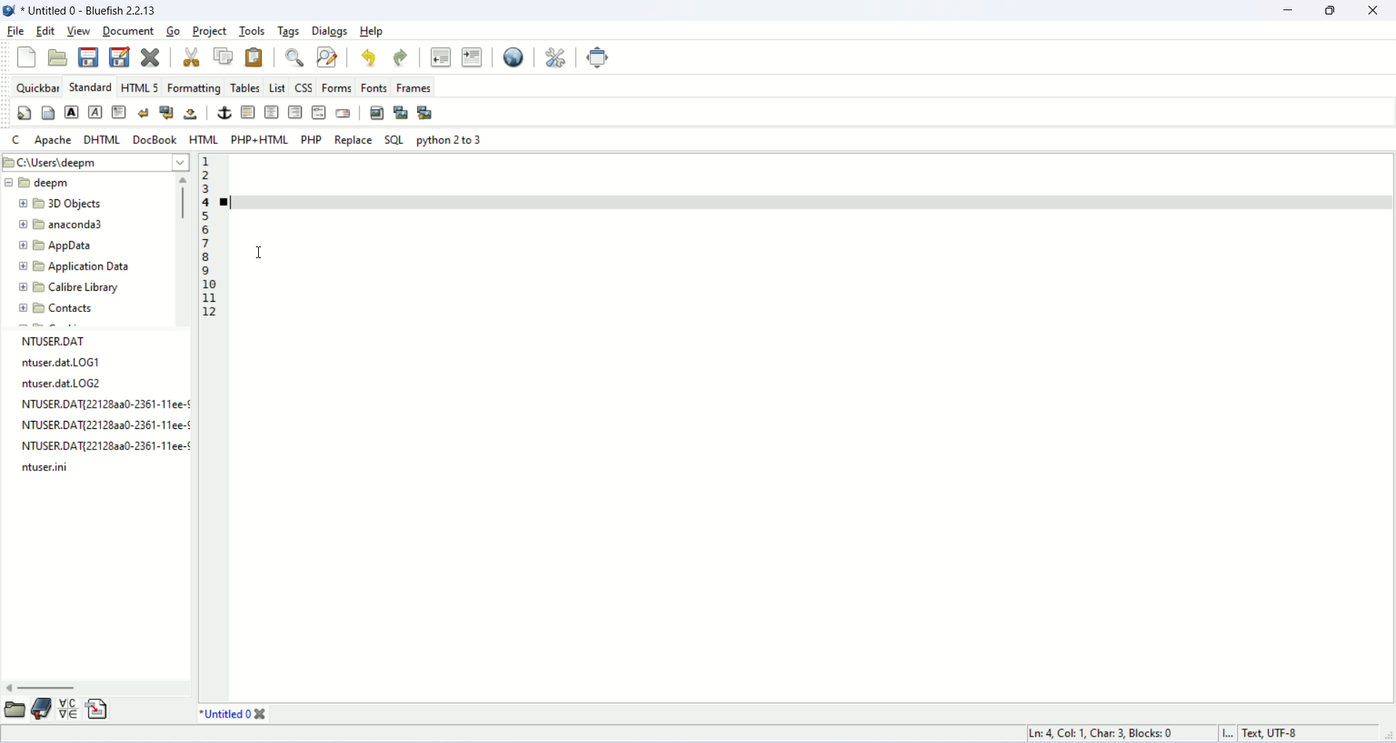  Describe the element at coordinates (88, 311) in the screenshot. I see `contacts` at that location.